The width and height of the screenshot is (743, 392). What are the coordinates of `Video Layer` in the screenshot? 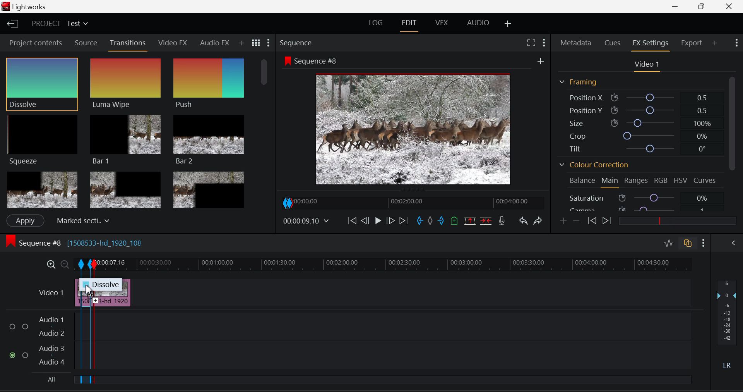 It's located at (51, 292).